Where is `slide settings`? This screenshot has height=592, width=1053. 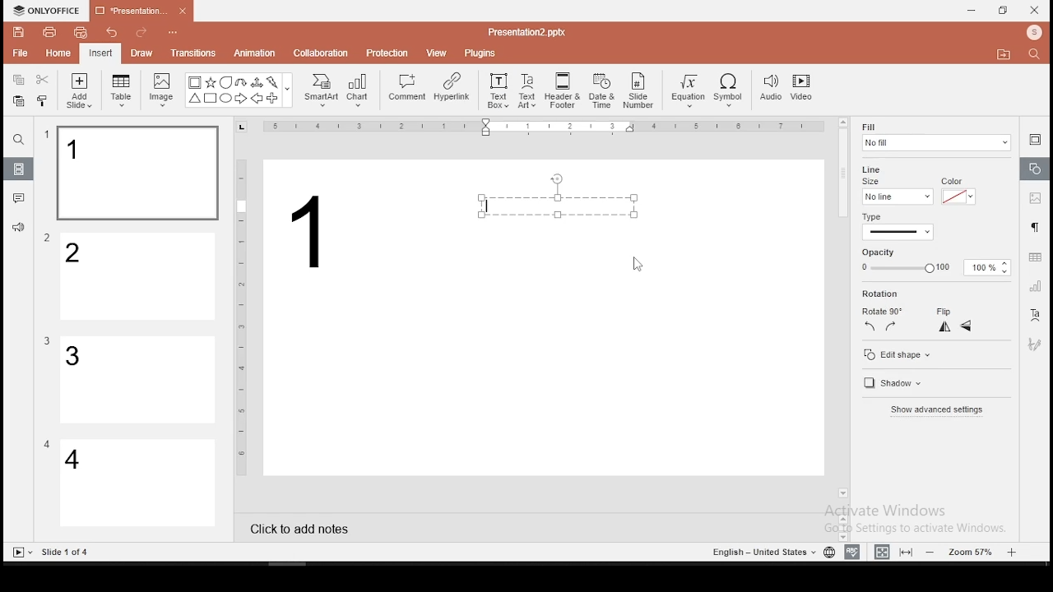
slide settings is located at coordinates (1035, 139).